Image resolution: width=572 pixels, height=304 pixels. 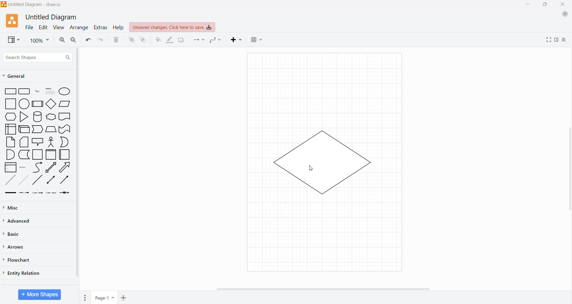 I want to click on Restore Down, so click(x=546, y=4).